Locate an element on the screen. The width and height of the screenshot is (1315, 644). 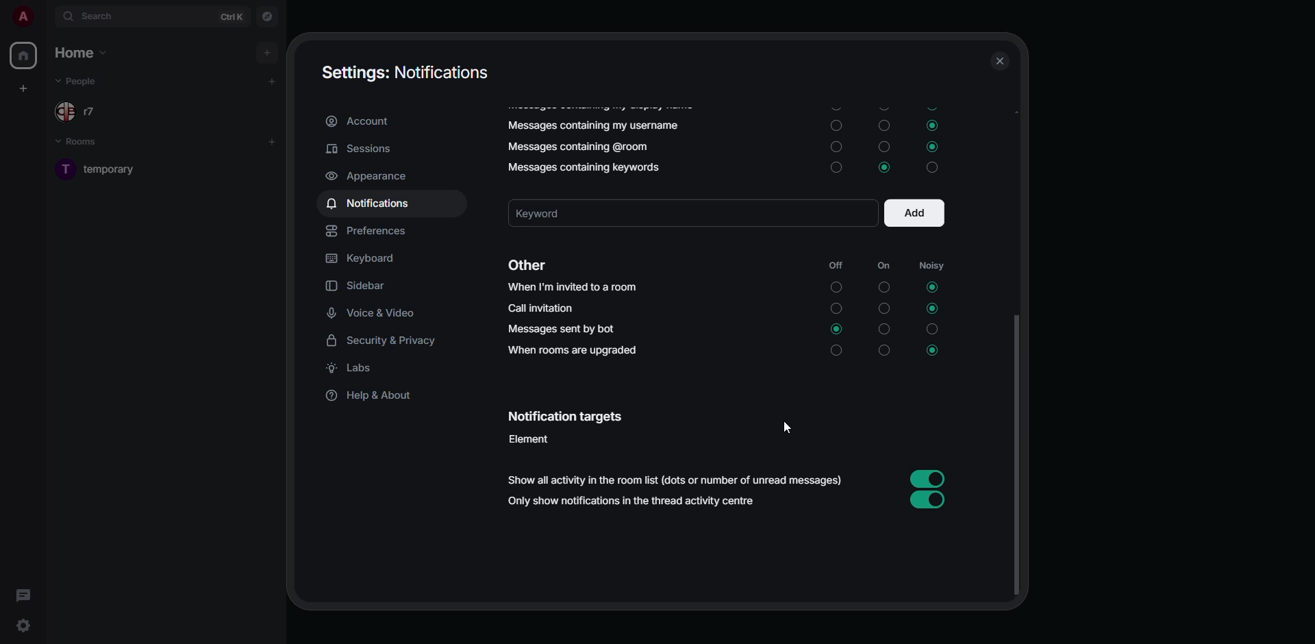
On is located at coordinates (882, 106).